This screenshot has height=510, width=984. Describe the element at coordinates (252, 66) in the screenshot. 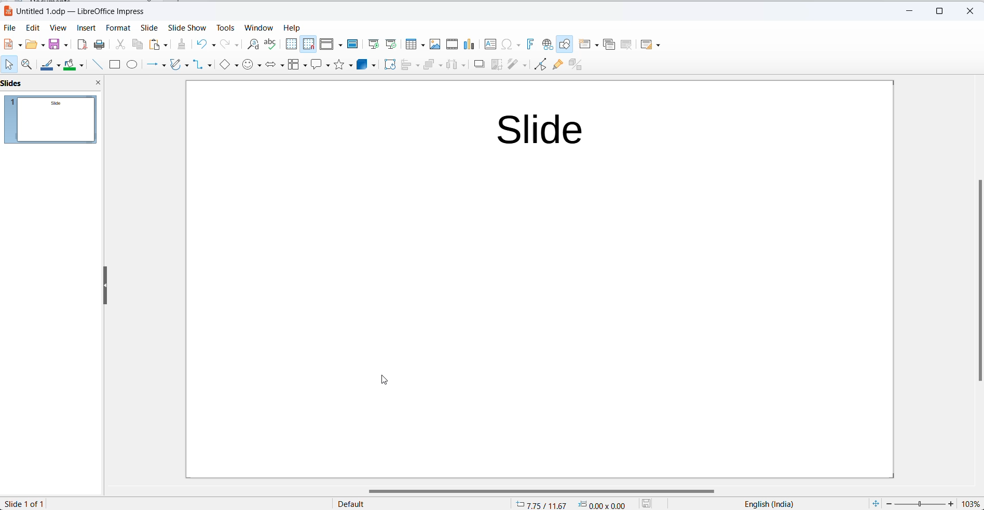

I see `symbol shapes` at that location.